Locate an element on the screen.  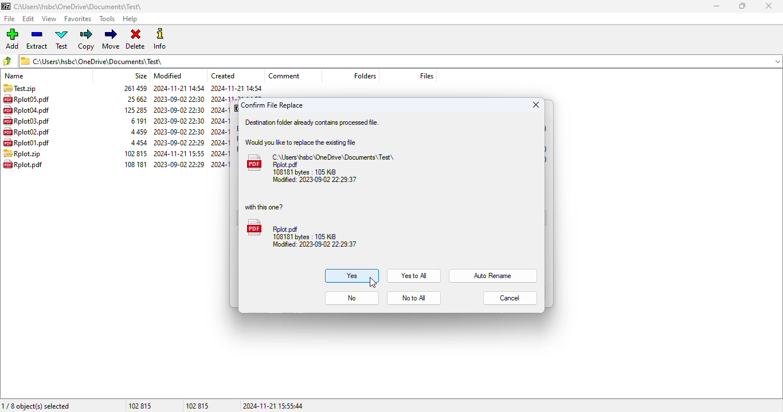
add is located at coordinates (12, 38).